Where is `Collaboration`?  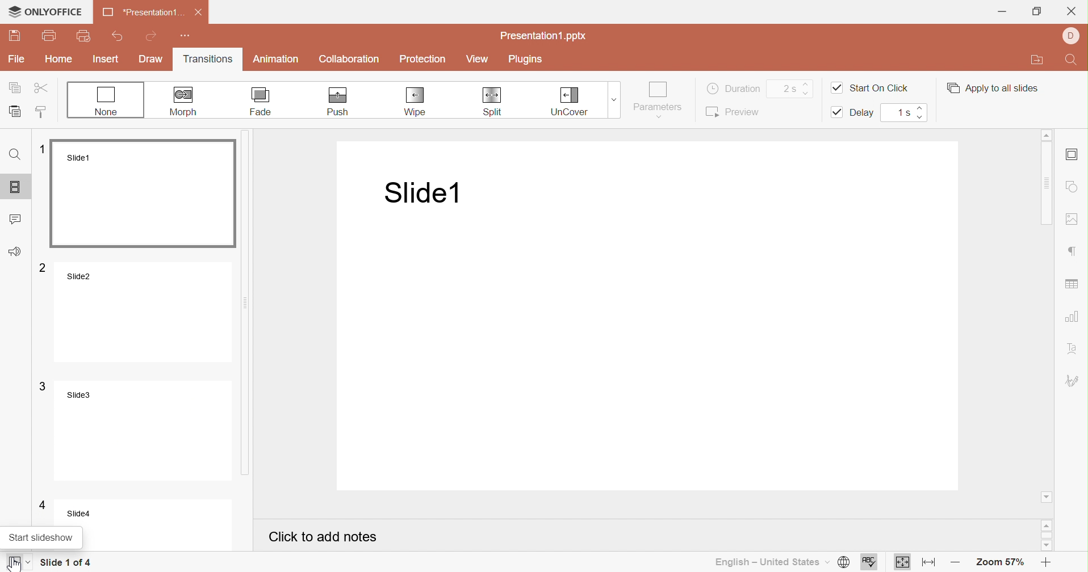
Collaboration is located at coordinates (350, 60).